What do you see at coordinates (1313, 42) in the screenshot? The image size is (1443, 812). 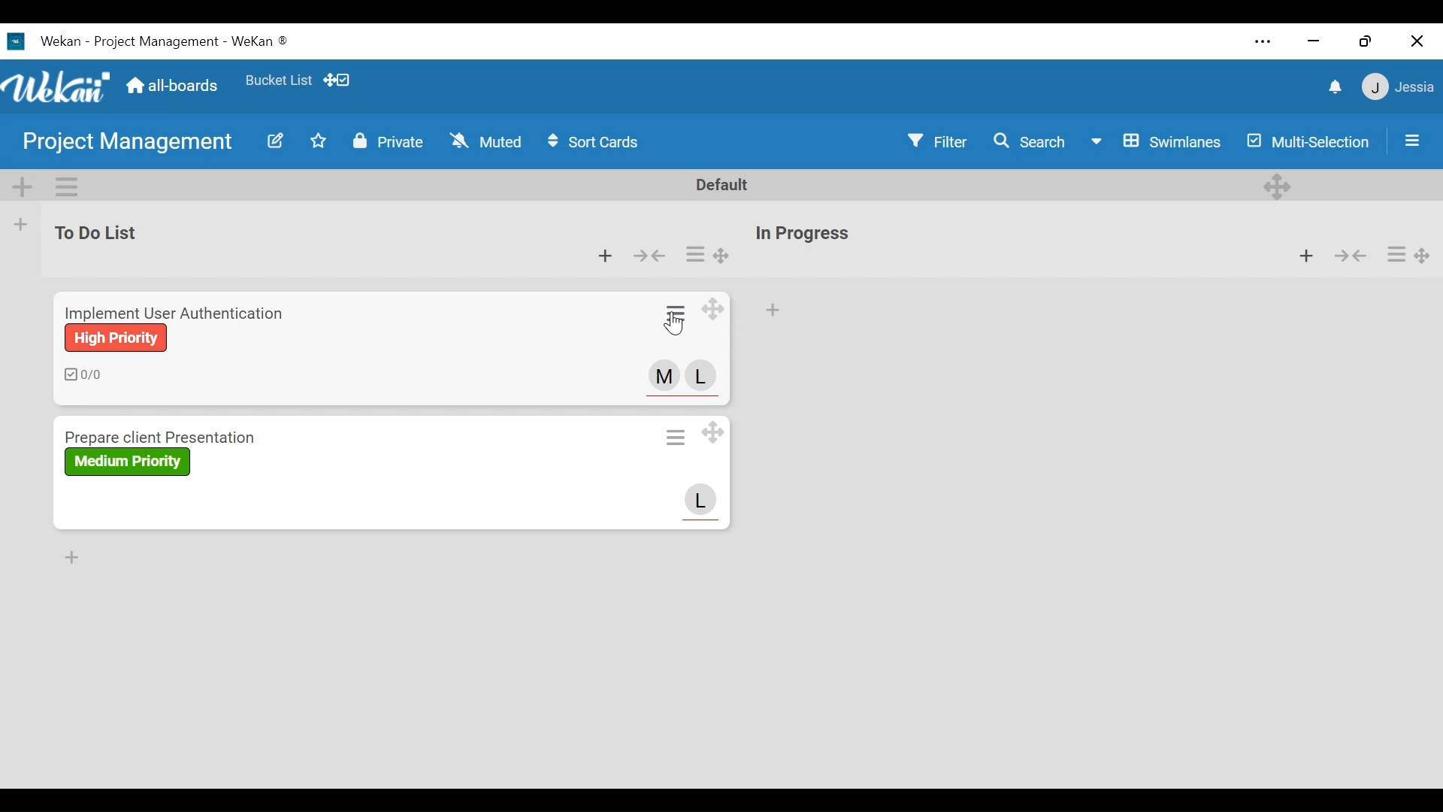 I see `minimize` at bounding box center [1313, 42].